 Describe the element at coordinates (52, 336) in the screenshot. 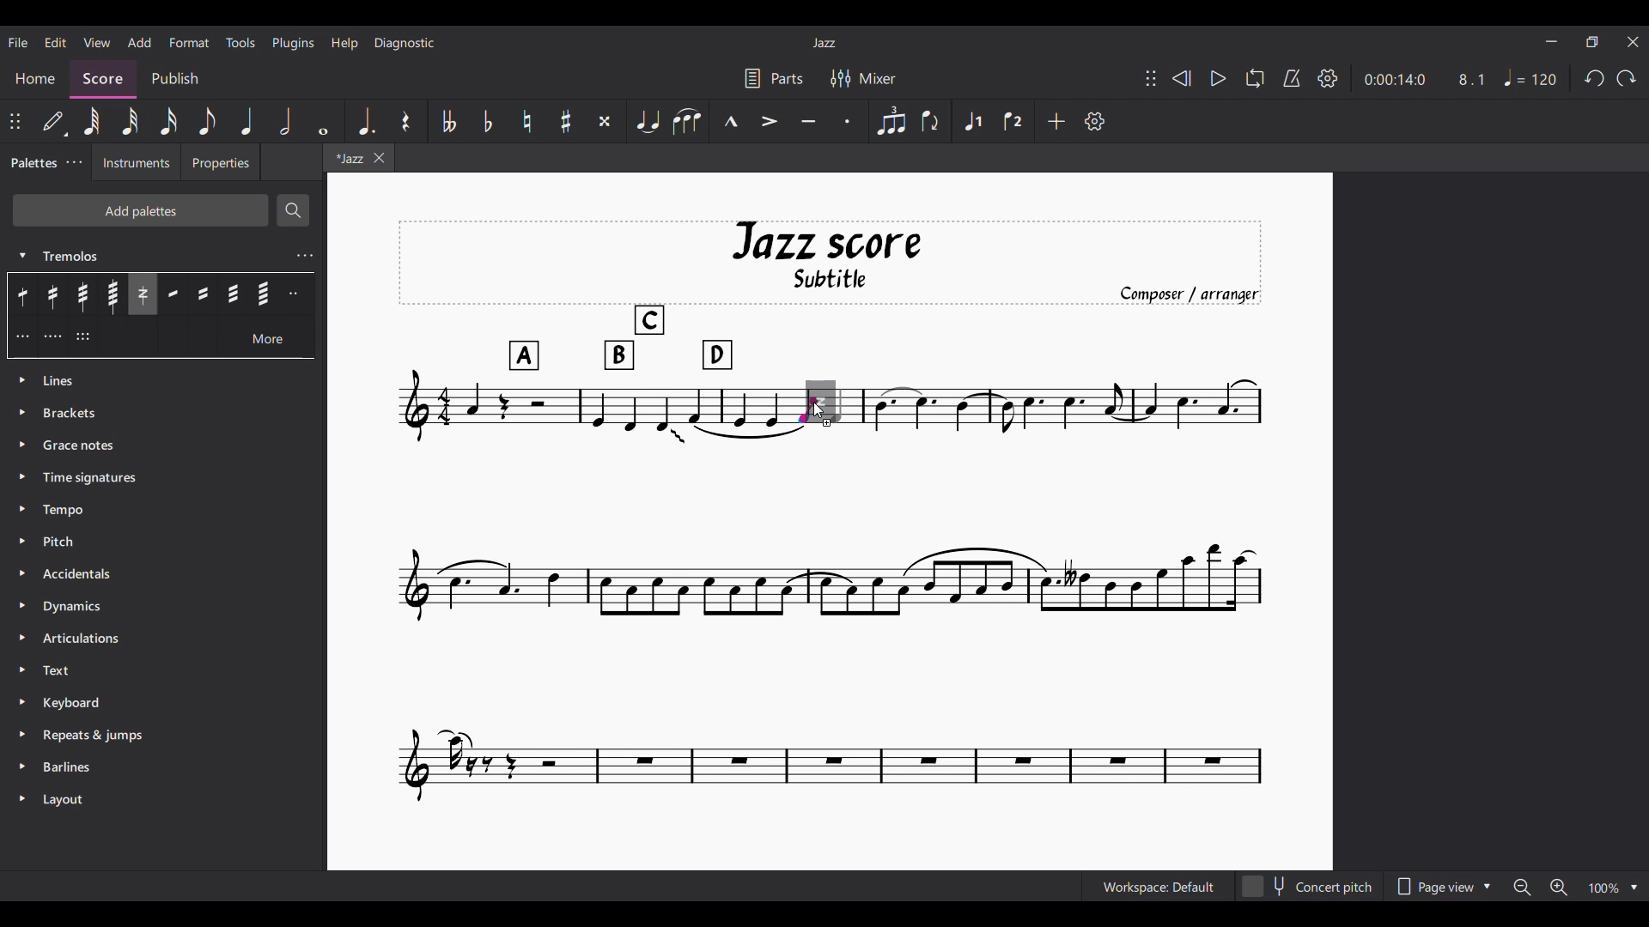

I see `Divide measured Tremolo by 4` at that location.